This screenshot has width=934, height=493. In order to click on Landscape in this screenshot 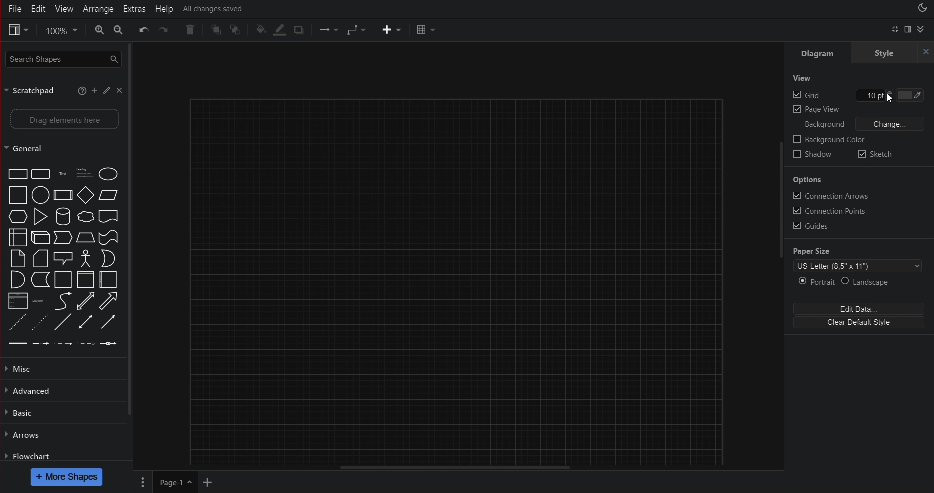, I will do `click(868, 282)`.